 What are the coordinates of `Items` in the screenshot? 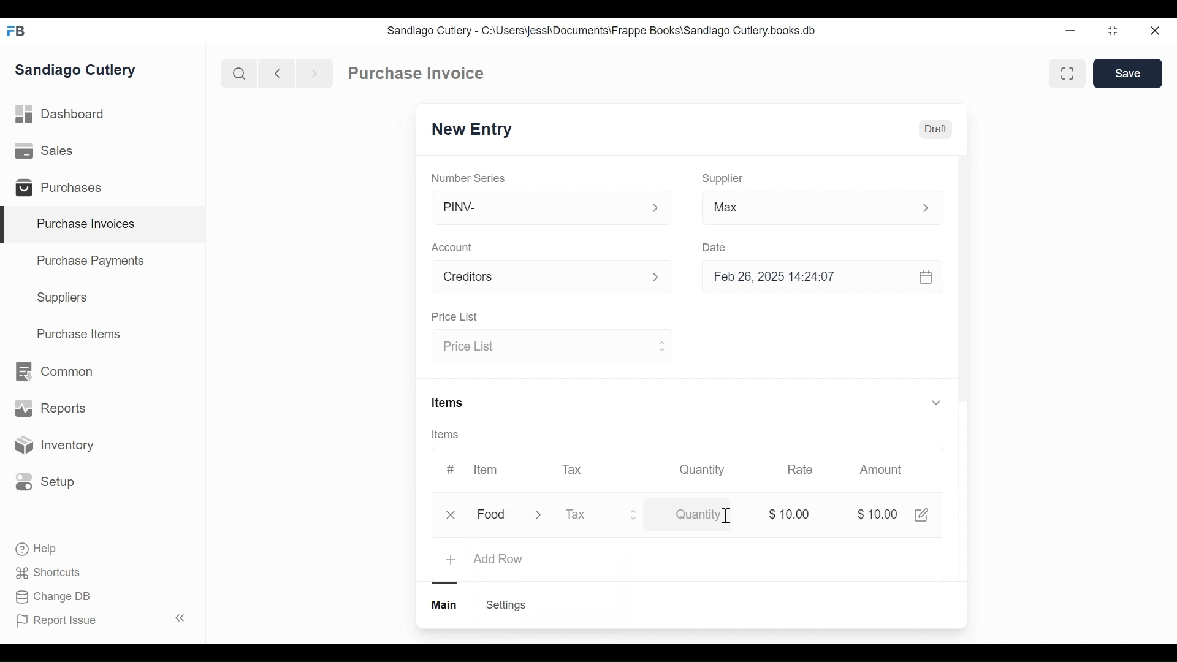 It's located at (449, 404).